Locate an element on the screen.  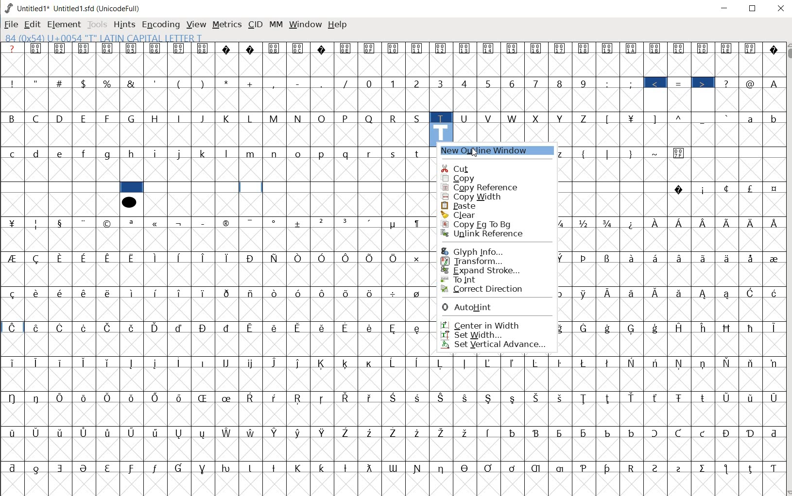
maximize is located at coordinates (753, 8).